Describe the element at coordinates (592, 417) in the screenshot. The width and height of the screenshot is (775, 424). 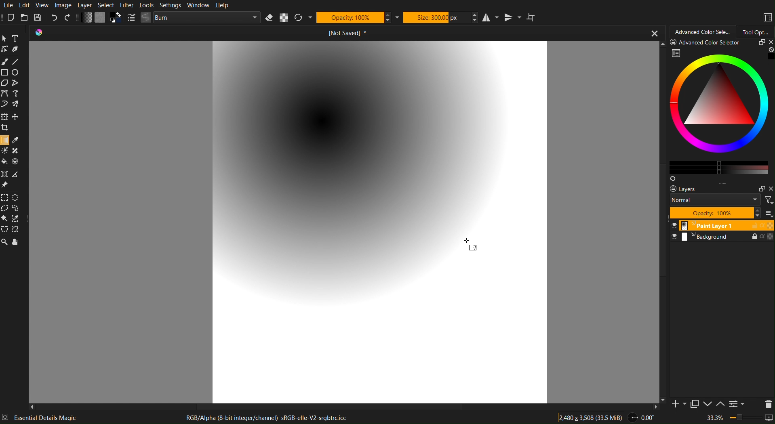
I see `Dimensions` at that location.